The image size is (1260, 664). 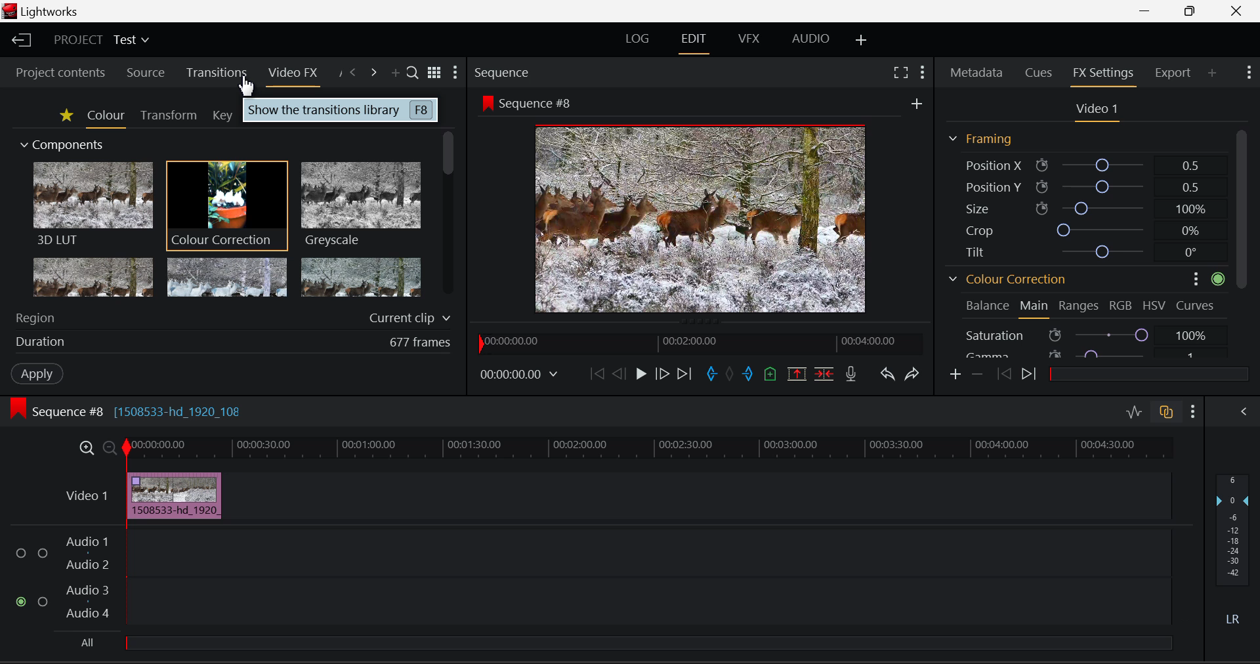 I want to click on Play, so click(x=639, y=375).